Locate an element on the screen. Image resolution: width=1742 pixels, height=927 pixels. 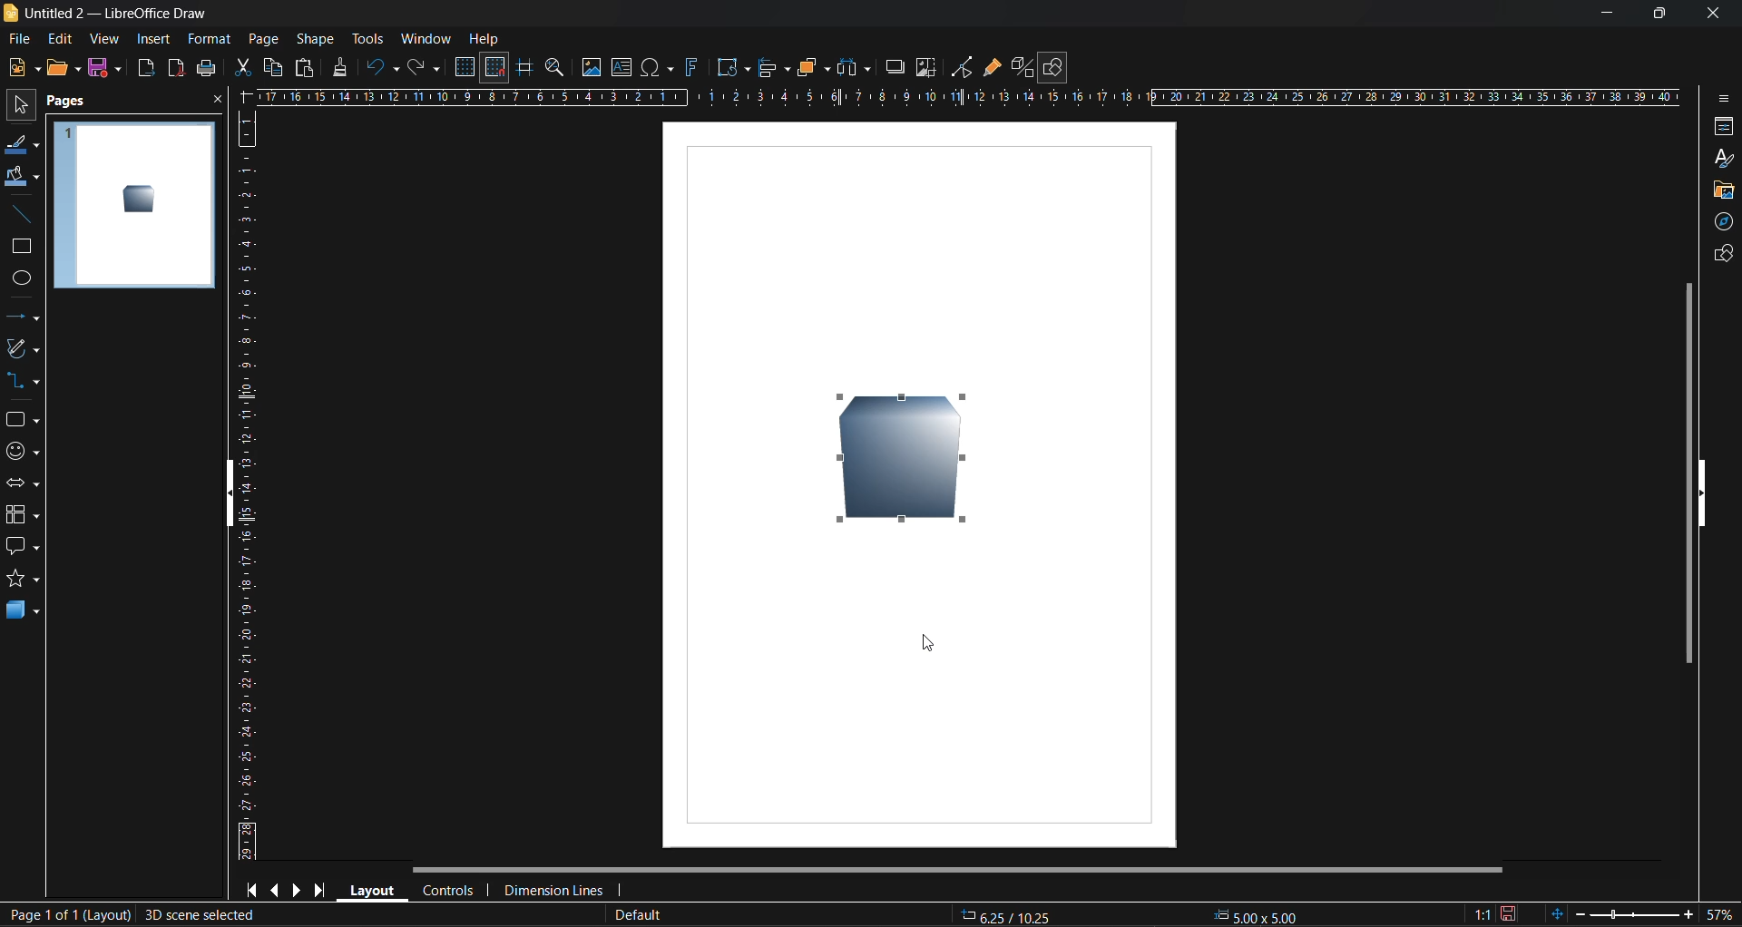
insert line is located at coordinates (21, 214).